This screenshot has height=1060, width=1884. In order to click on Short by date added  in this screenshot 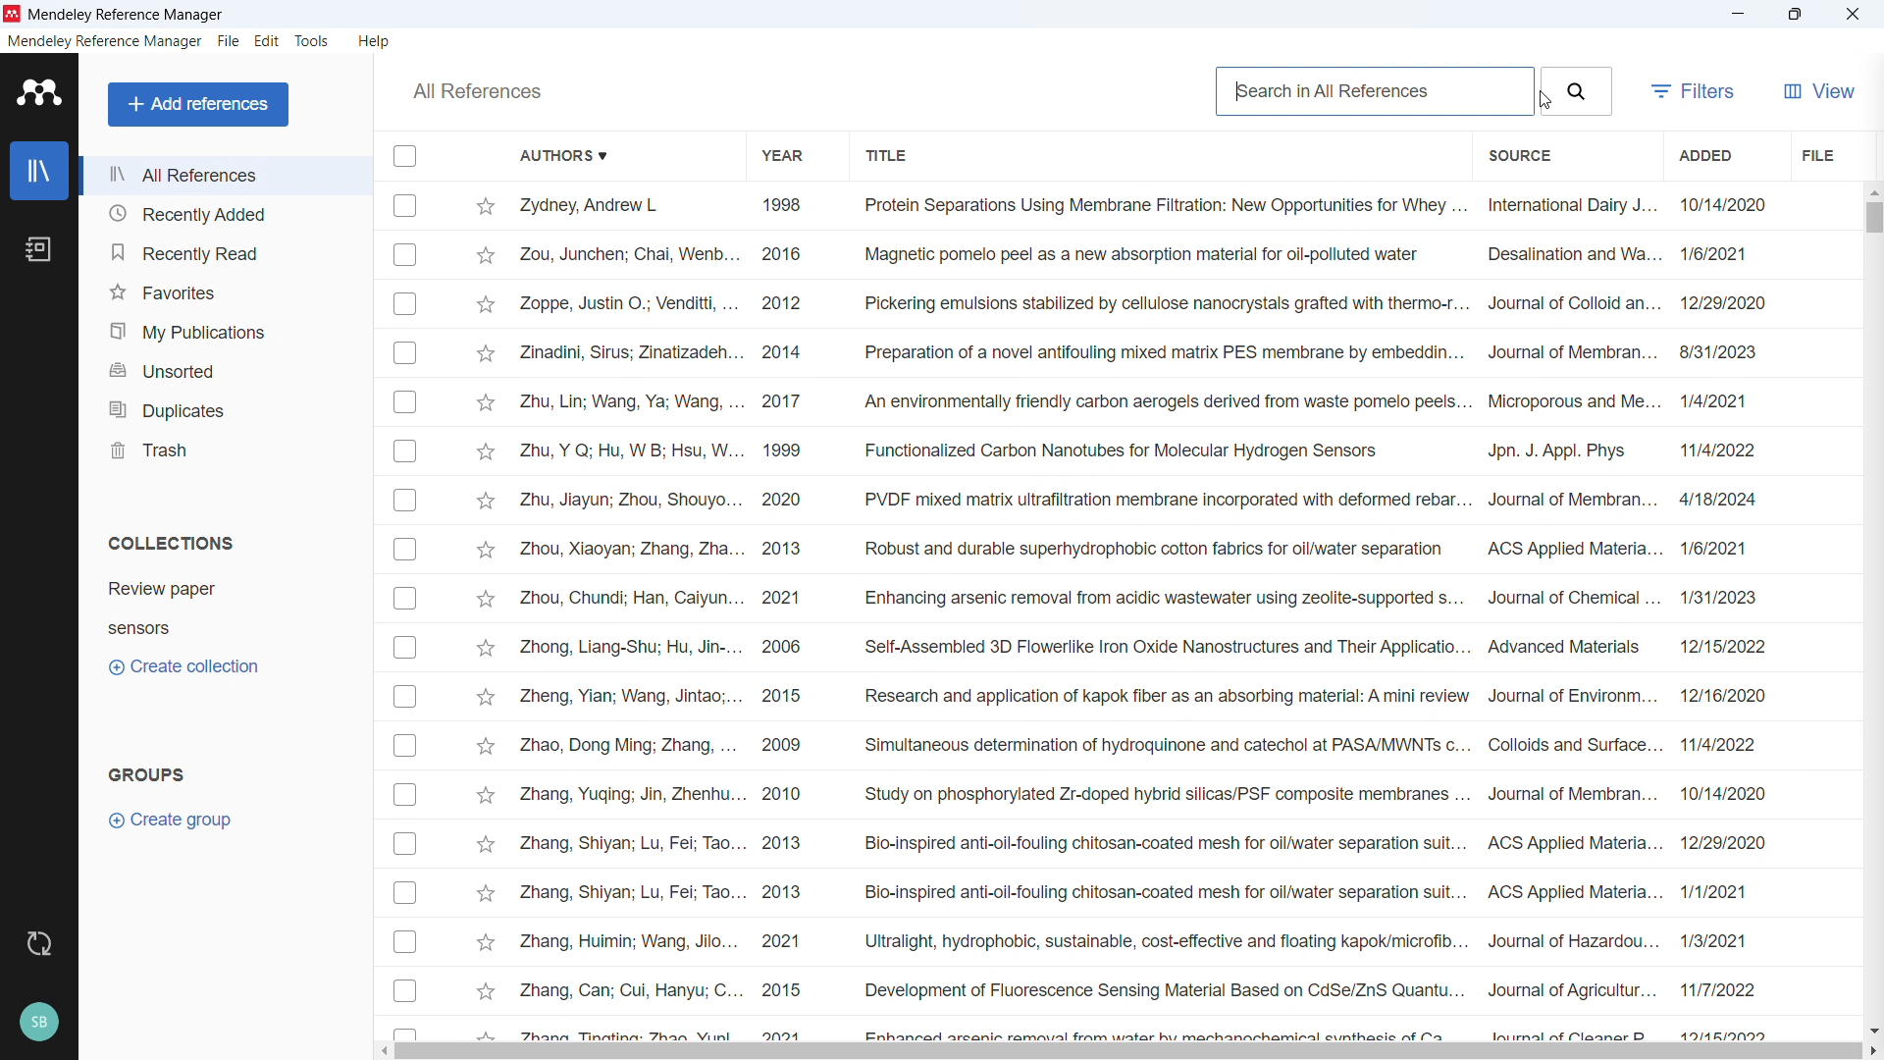, I will do `click(1703, 154)`.